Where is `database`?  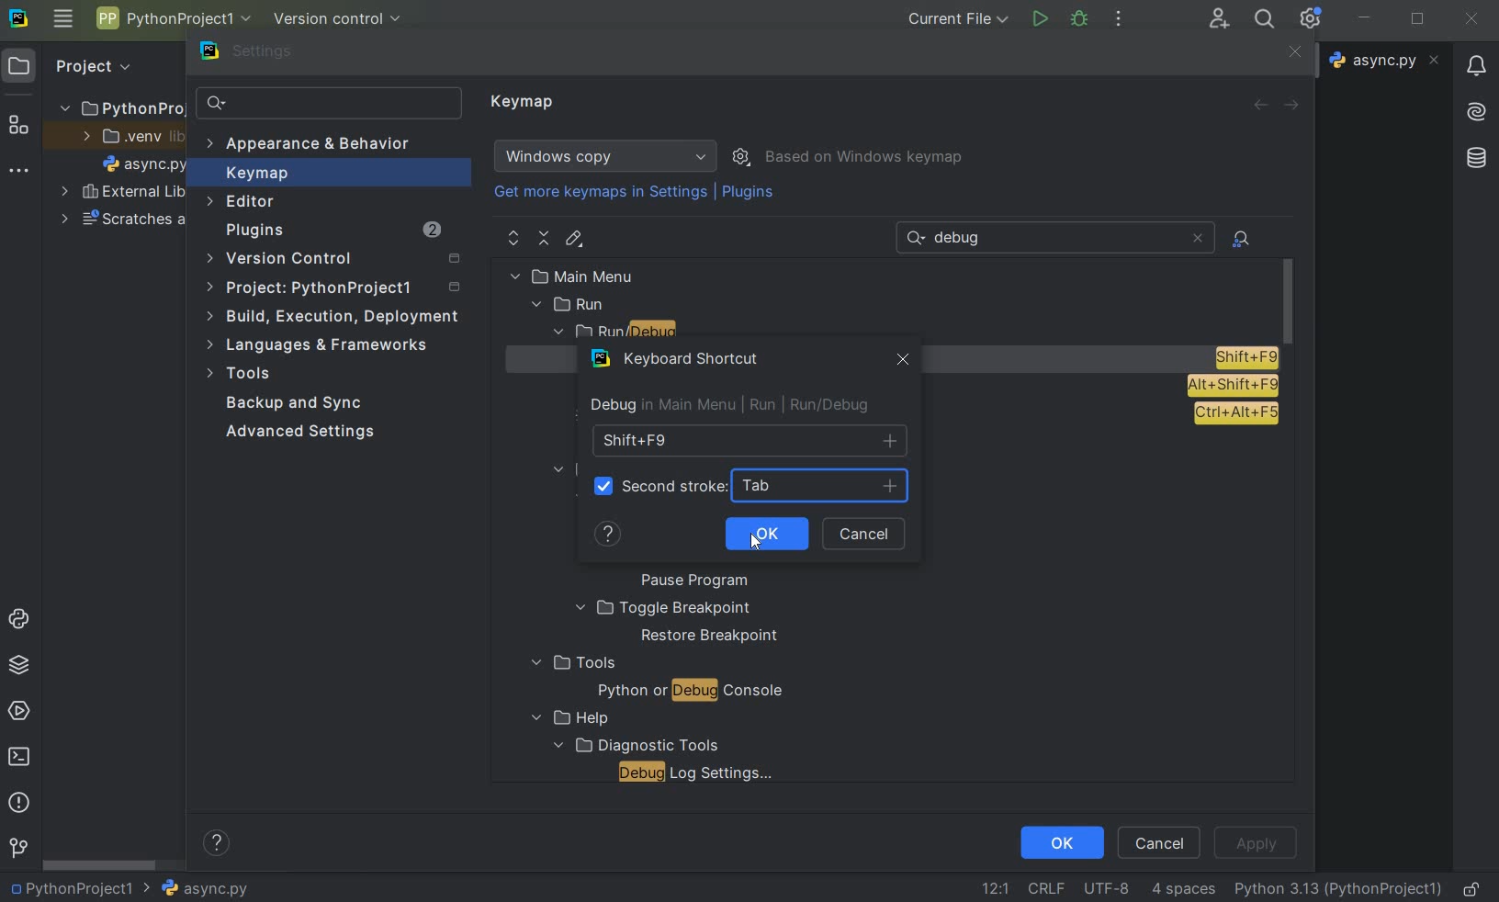 database is located at coordinates (1479, 155).